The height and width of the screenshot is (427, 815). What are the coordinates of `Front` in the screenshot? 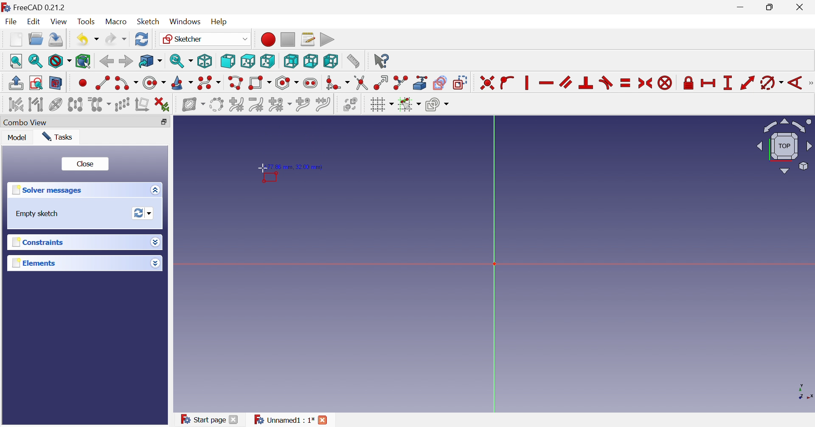 It's located at (228, 61).